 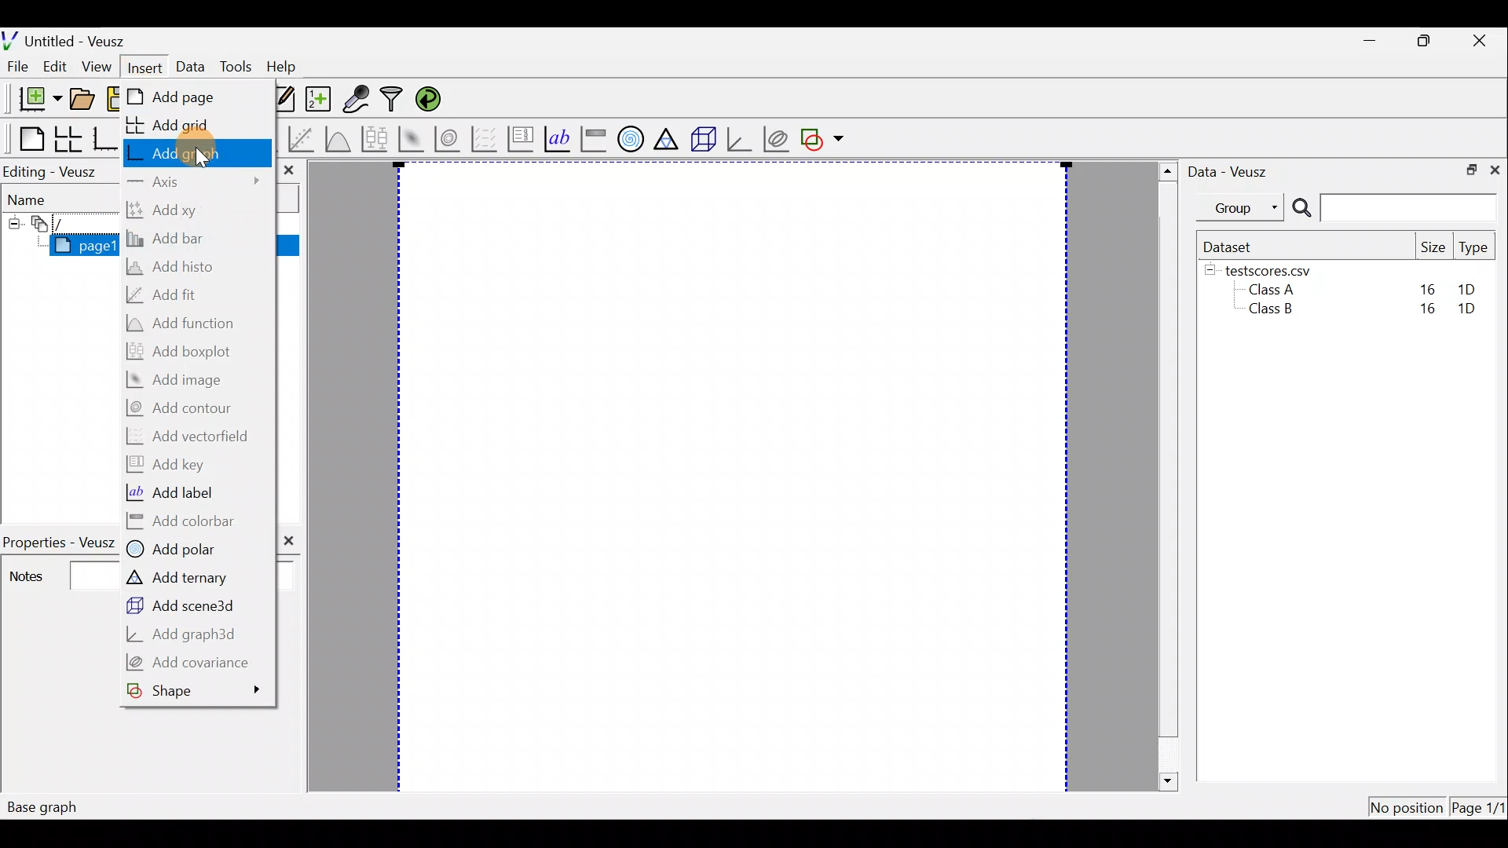 What do you see at coordinates (727, 477) in the screenshot?
I see `Plot area` at bounding box center [727, 477].